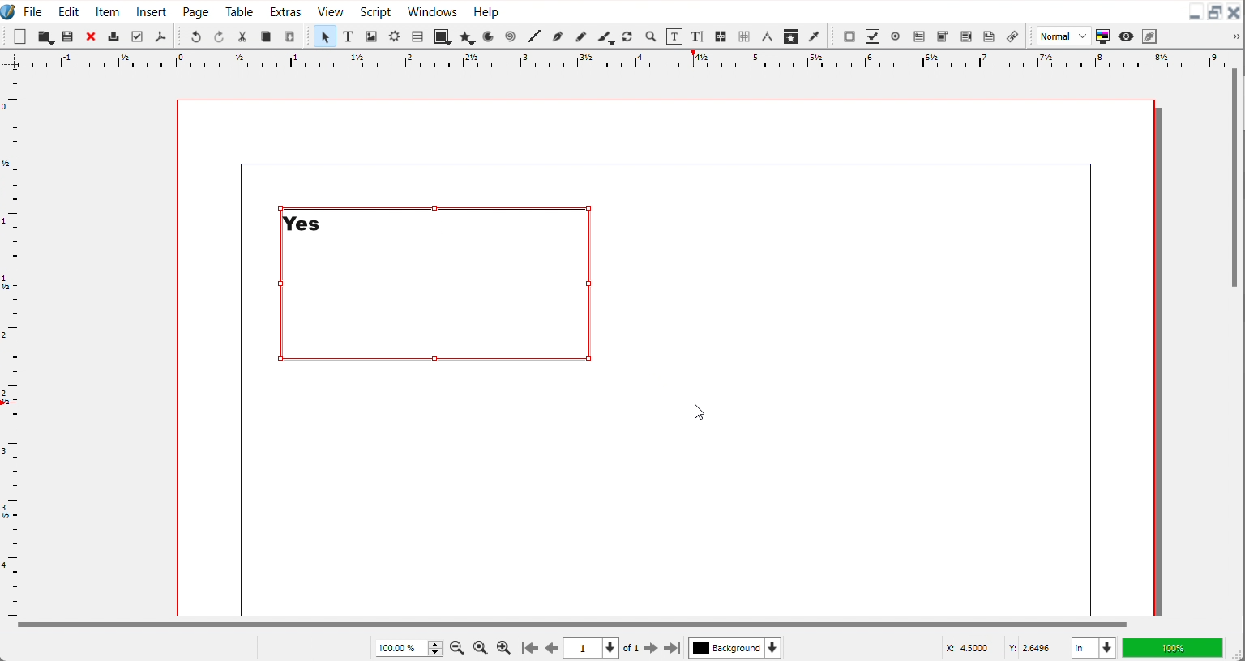 This screenshot has height=661, width=1245. Describe the element at coordinates (436, 284) in the screenshot. I see `Text Updated` at that location.